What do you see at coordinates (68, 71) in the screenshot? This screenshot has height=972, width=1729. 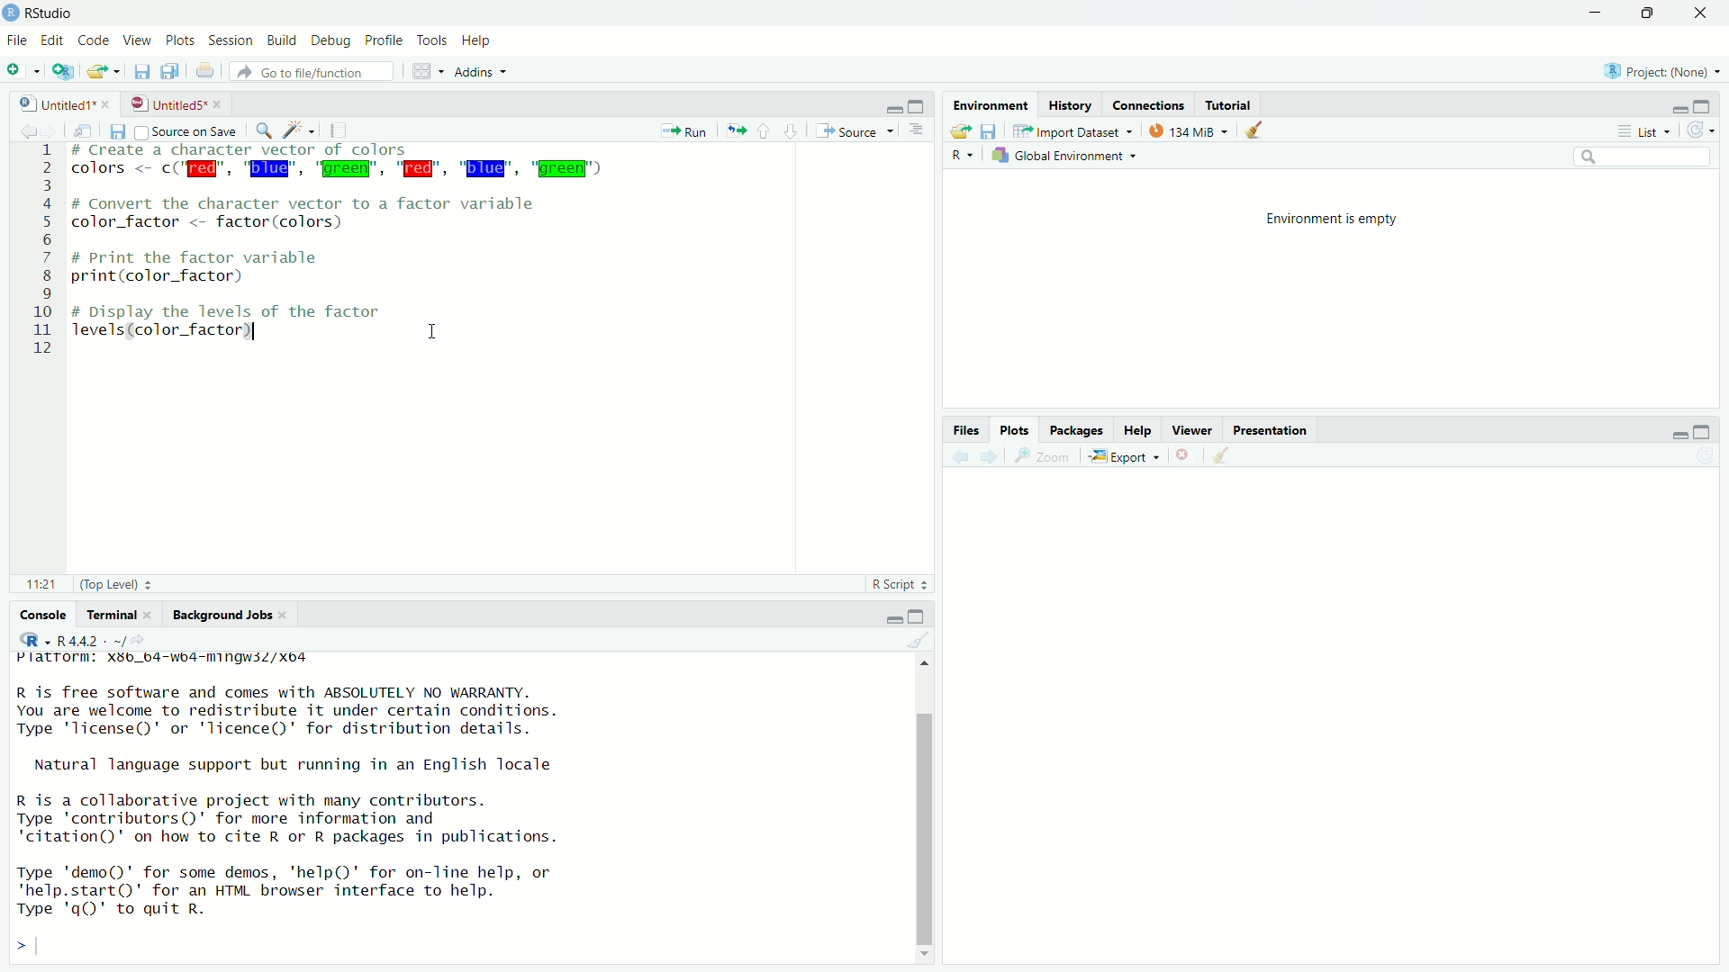 I see `create a project` at bounding box center [68, 71].